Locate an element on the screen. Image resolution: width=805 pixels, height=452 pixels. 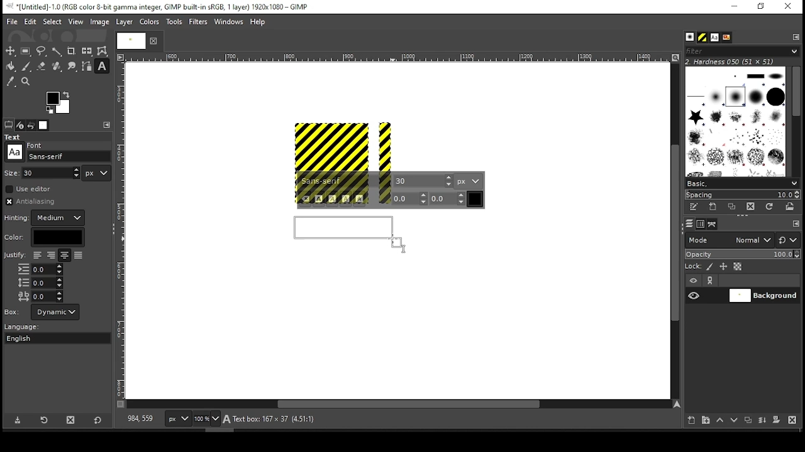
 is located at coordinates (121, 230).